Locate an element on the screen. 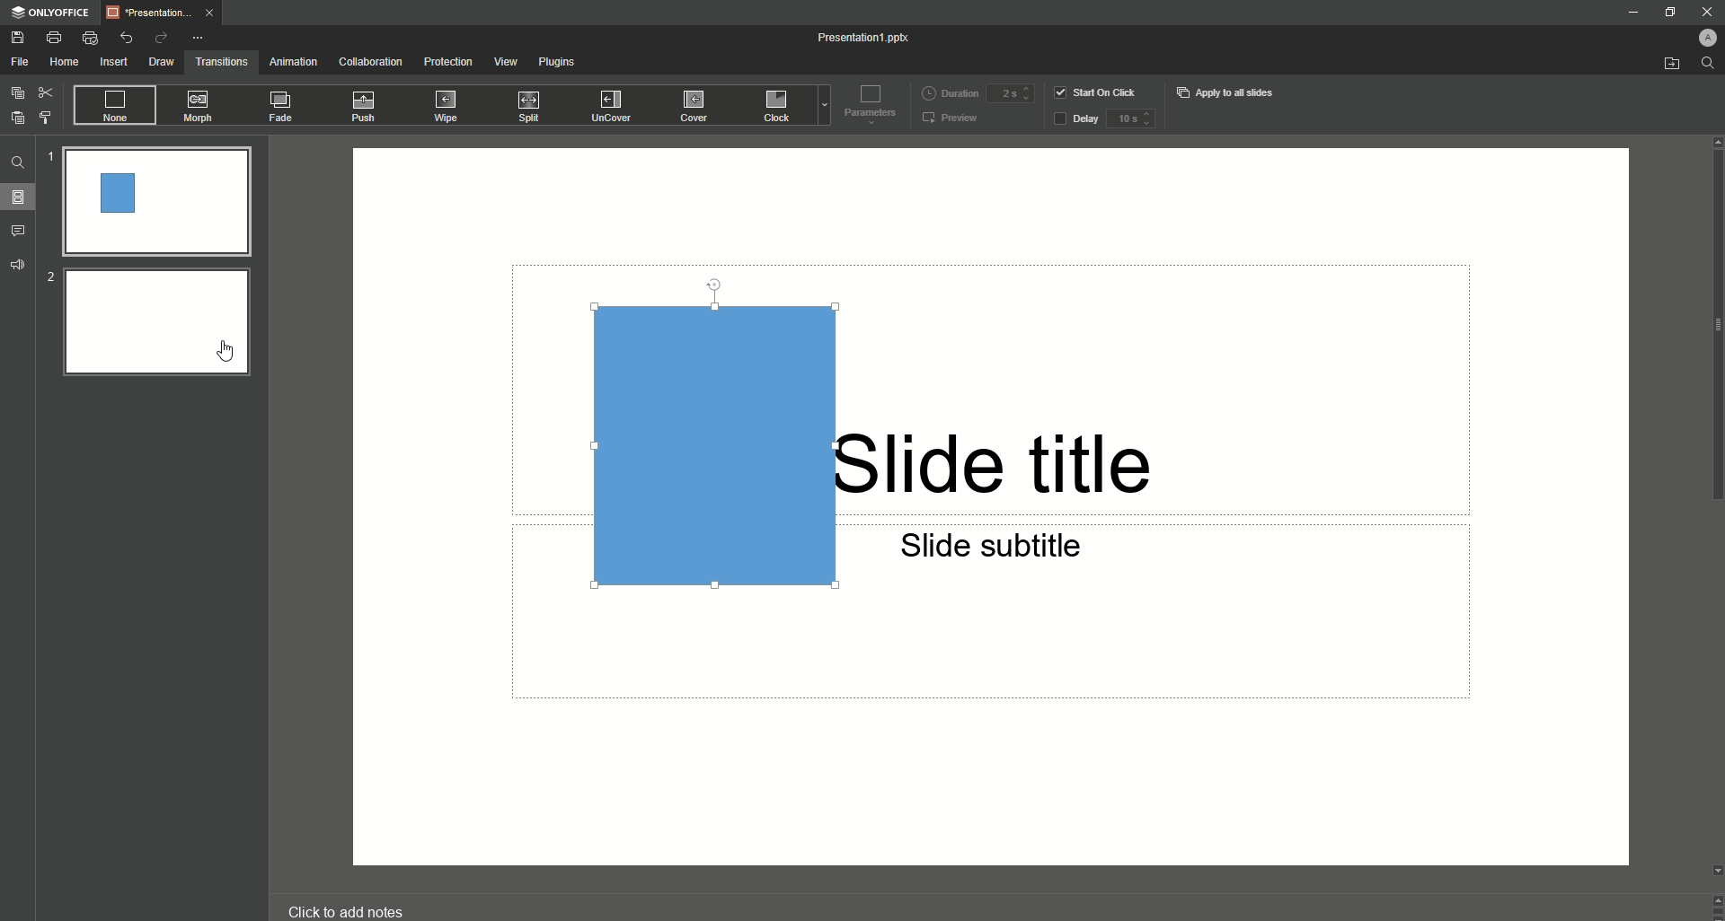 This screenshot has height=921, width=1725. Profile is located at coordinates (1701, 38).